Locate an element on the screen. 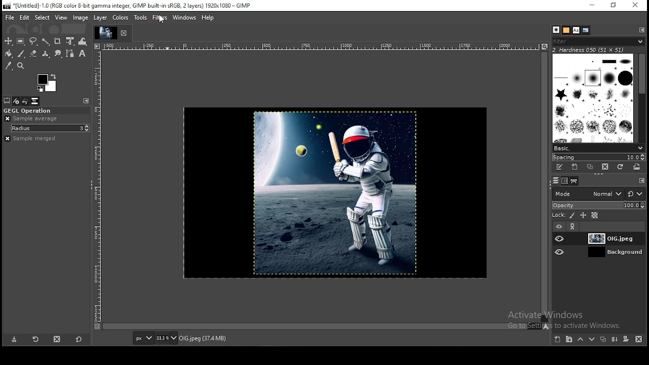 Image resolution: width=649 pixels, height=365 pixels. view is located at coordinates (62, 17).